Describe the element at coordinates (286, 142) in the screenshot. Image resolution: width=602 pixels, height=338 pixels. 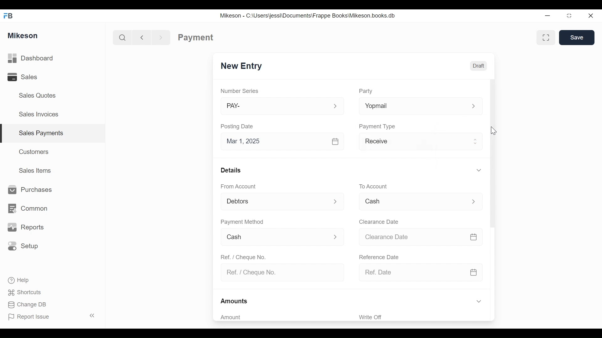
I see `Mar 1, 2025` at that location.